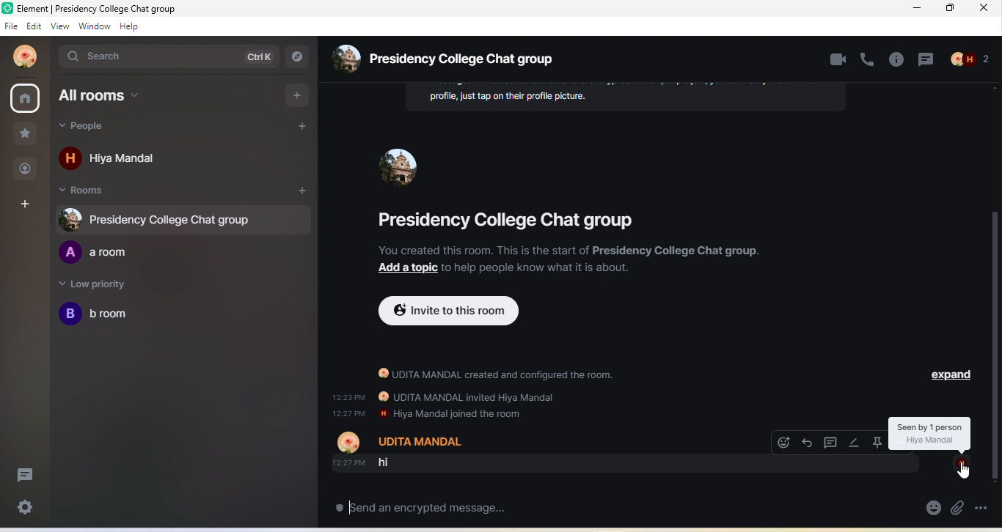 This screenshot has height=532, width=1002. What do you see at coordinates (931, 508) in the screenshot?
I see `emoji` at bounding box center [931, 508].